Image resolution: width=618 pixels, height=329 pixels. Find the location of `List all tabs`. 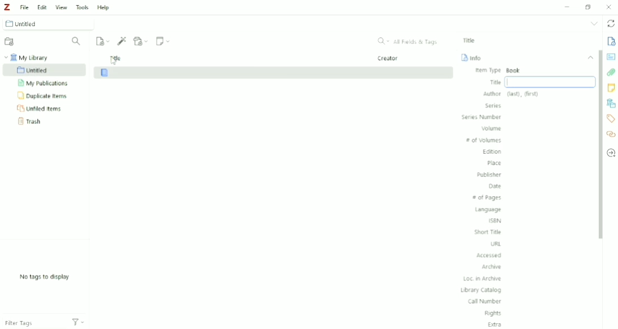

List all tabs is located at coordinates (594, 24).